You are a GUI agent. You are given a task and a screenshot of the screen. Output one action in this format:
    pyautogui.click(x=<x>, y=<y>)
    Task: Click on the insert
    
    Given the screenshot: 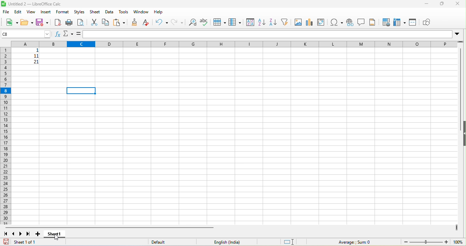 What is the action you would take?
    pyautogui.click(x=46, y=12)
    